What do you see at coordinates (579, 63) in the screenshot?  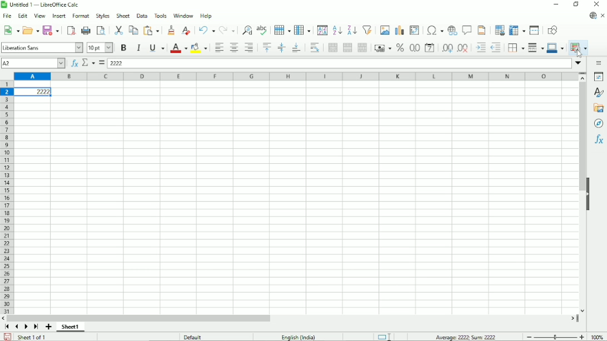 I see `Expand formula bar` at bounding box center [579, 63].